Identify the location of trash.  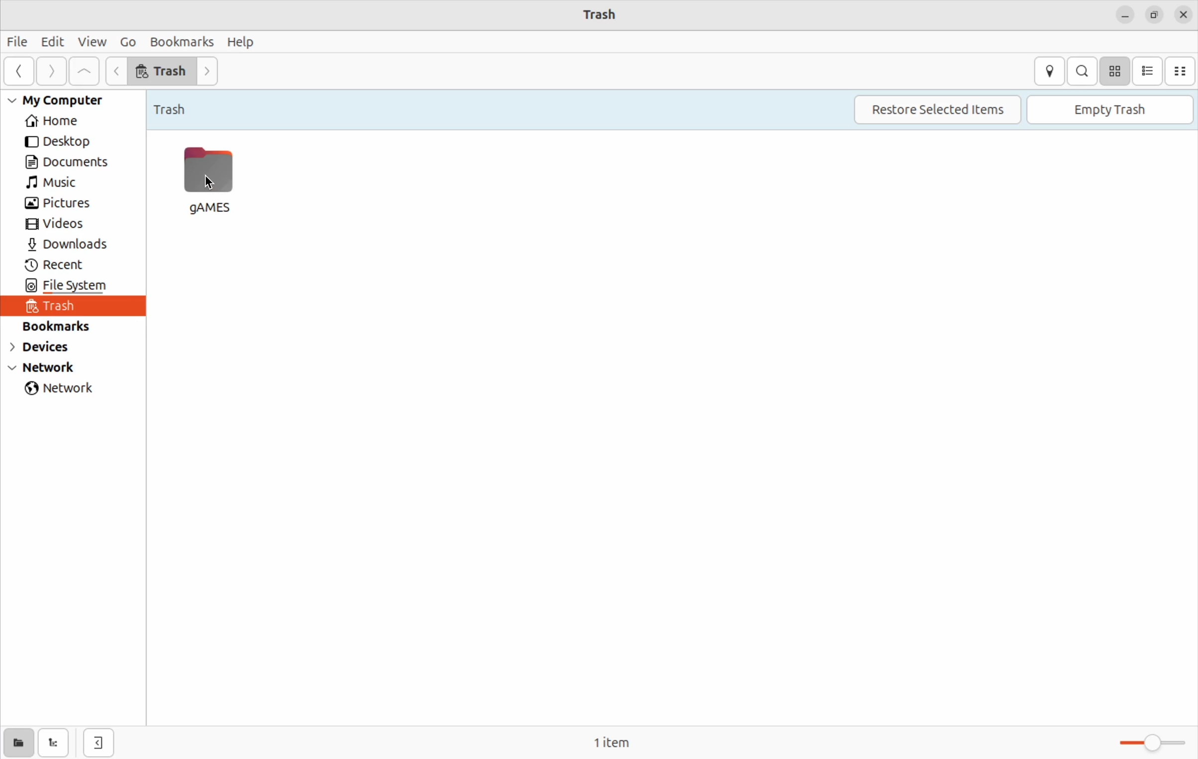
(180, 106).